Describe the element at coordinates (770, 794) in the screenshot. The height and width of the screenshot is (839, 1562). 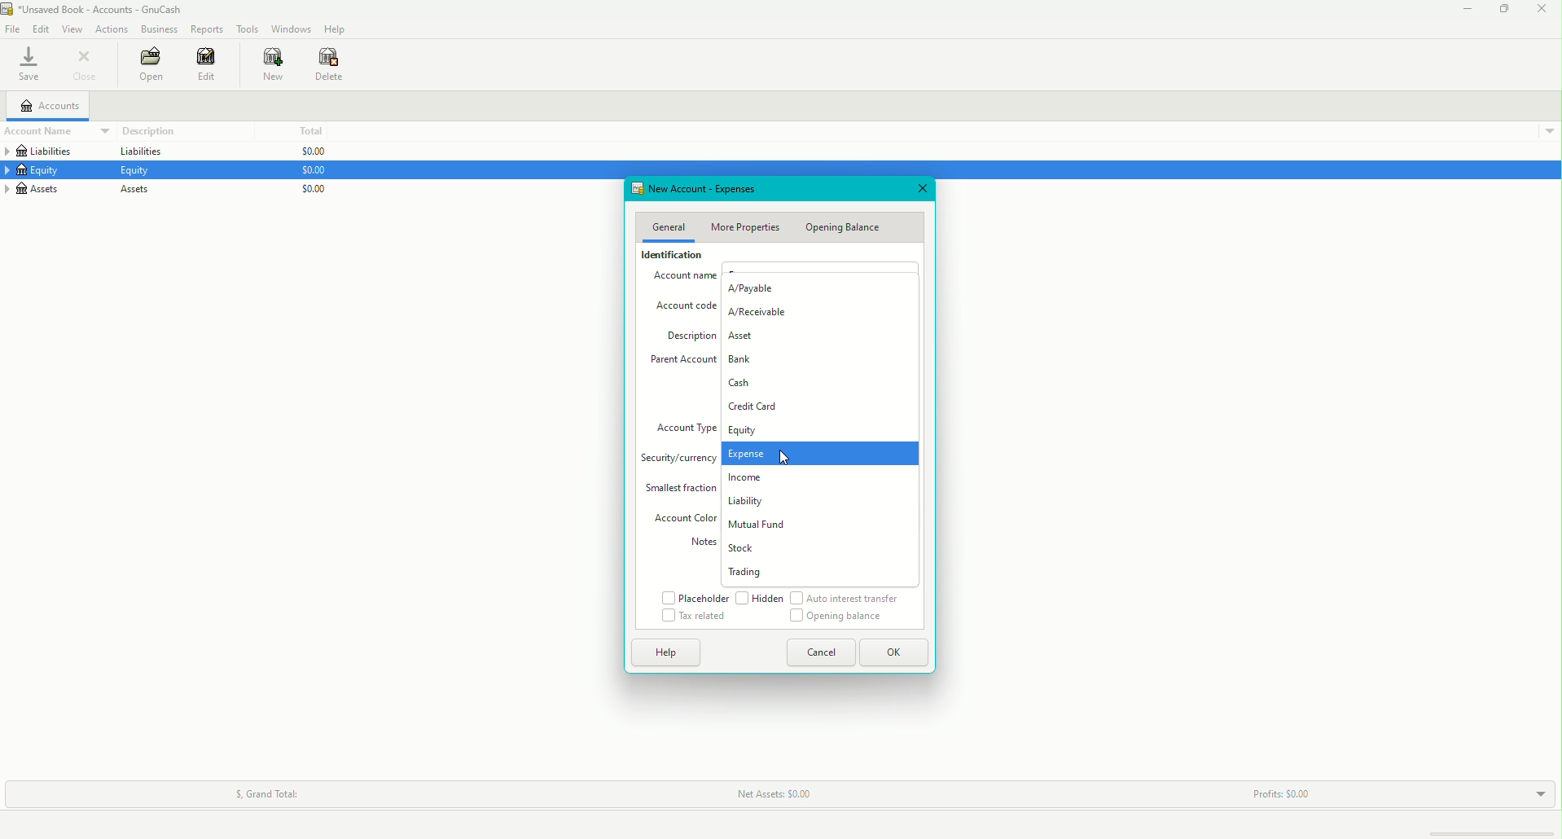
I see `Net Assets` at that location.